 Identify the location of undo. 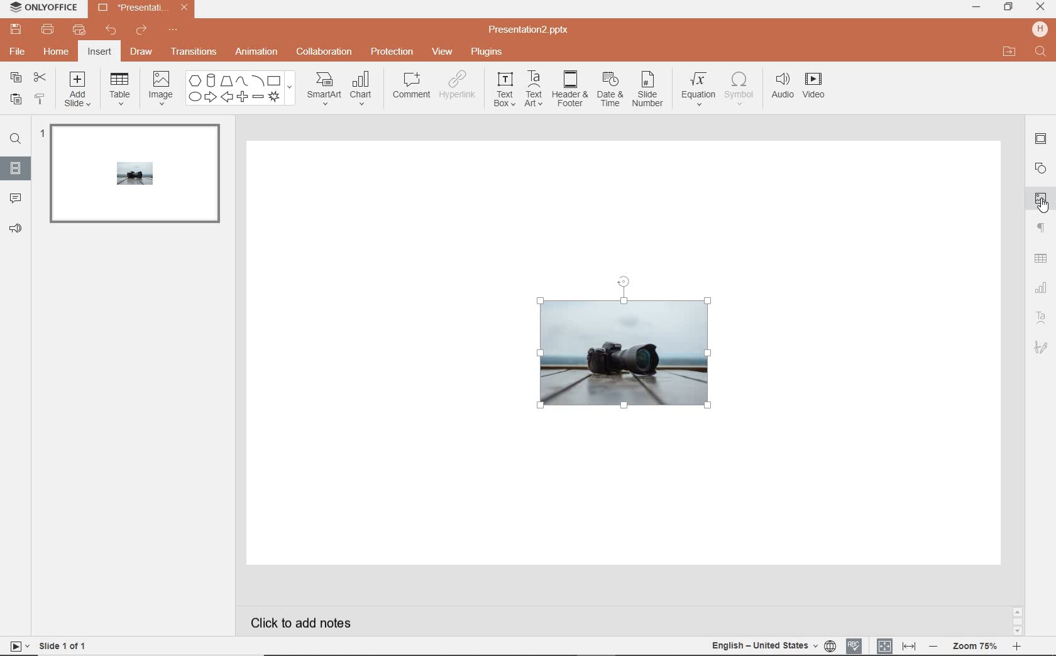
(111, 30).